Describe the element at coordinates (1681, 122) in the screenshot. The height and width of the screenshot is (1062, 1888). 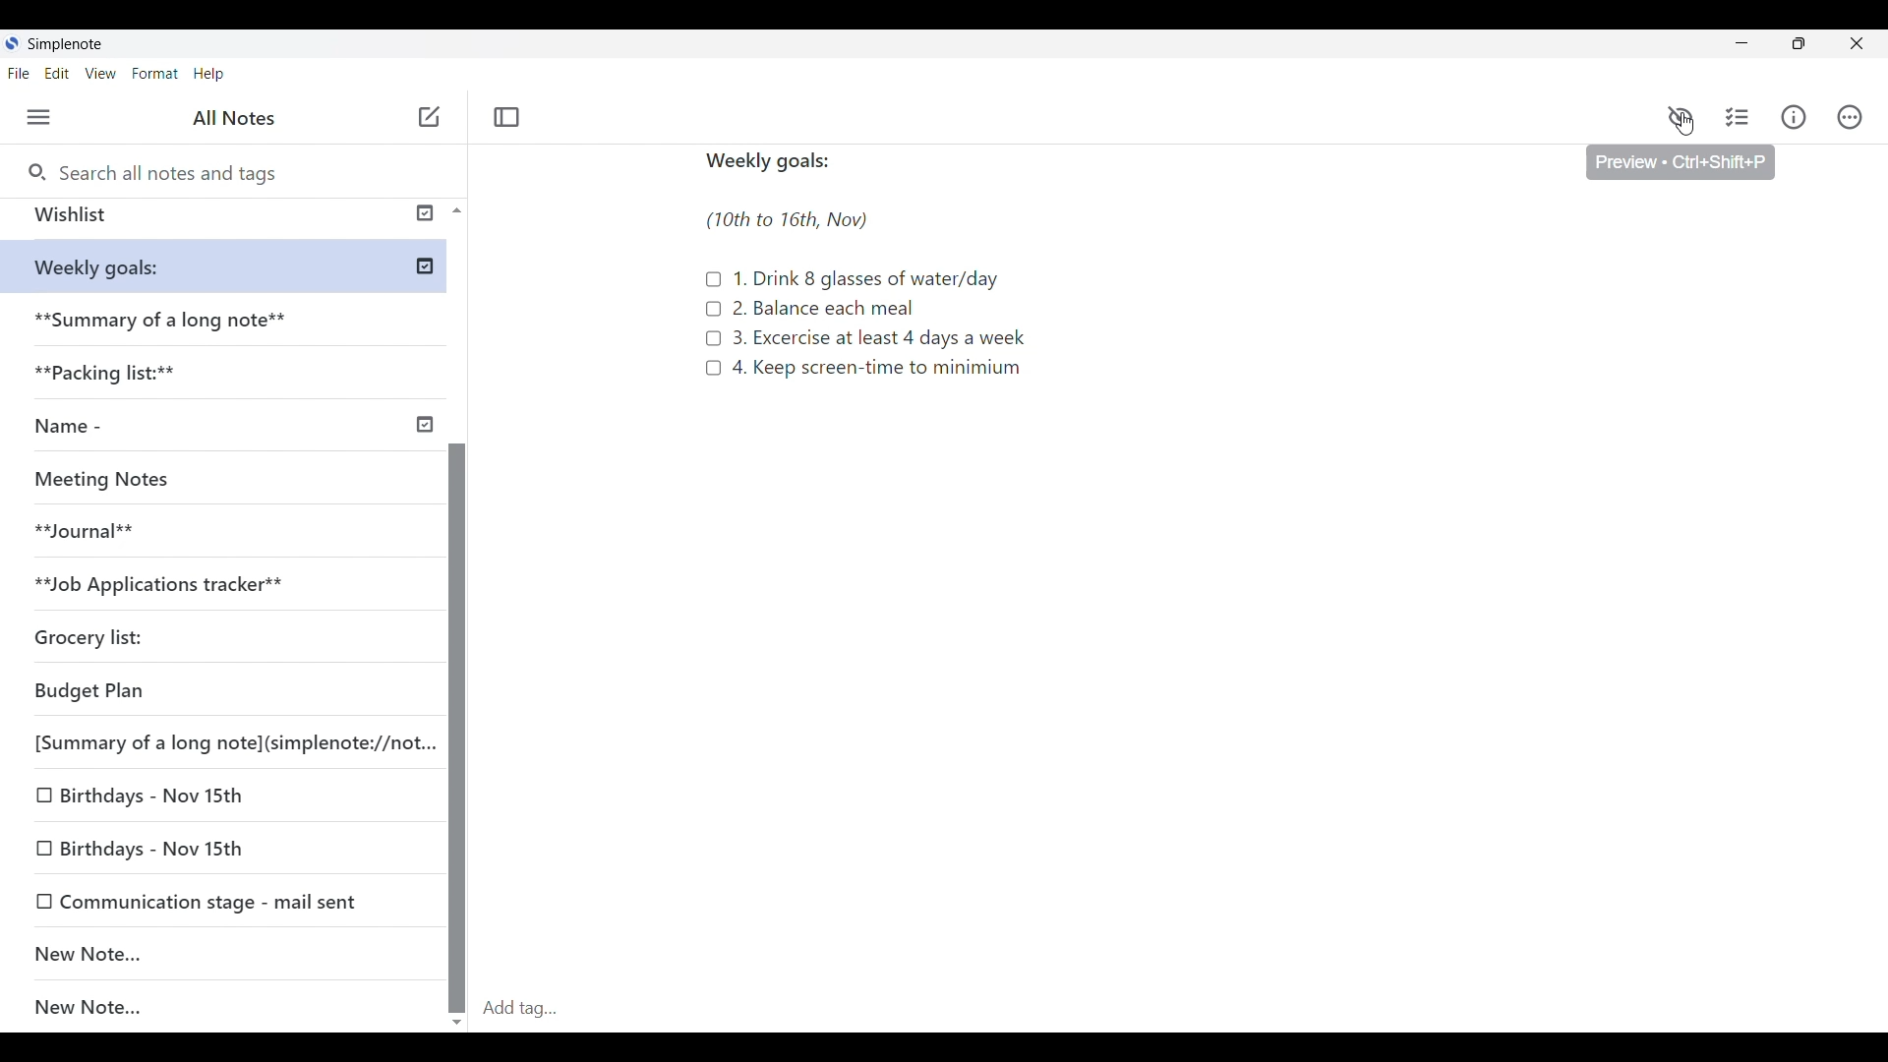
I see `Preview` at that location.